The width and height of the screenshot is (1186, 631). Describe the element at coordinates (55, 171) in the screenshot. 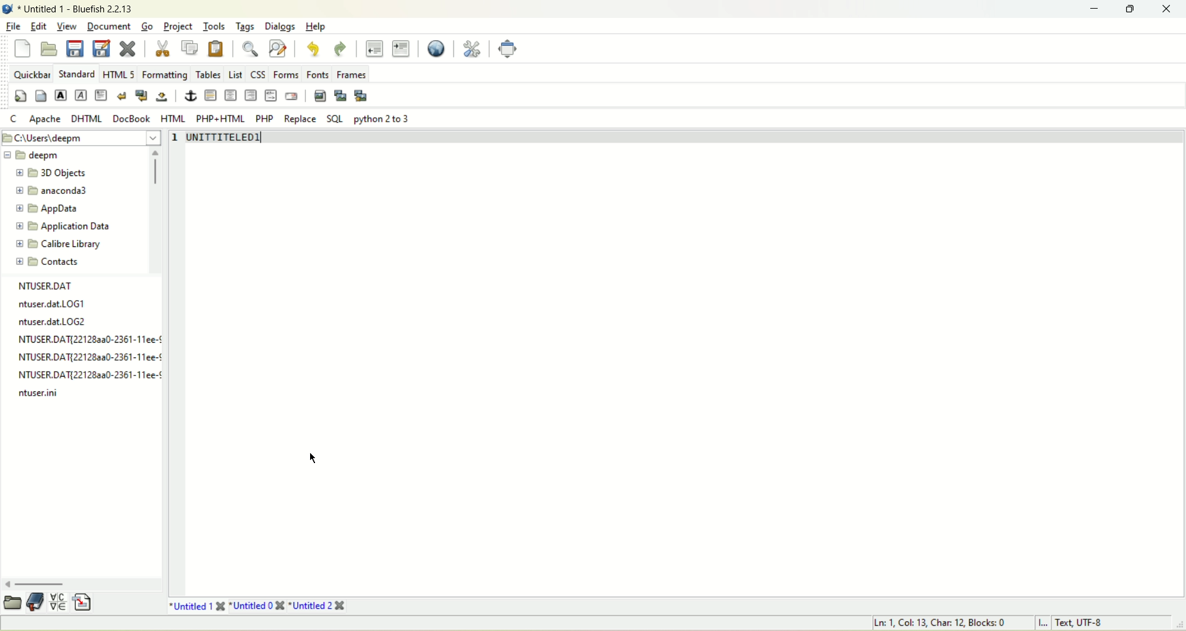

I see `3D objects` at that location.